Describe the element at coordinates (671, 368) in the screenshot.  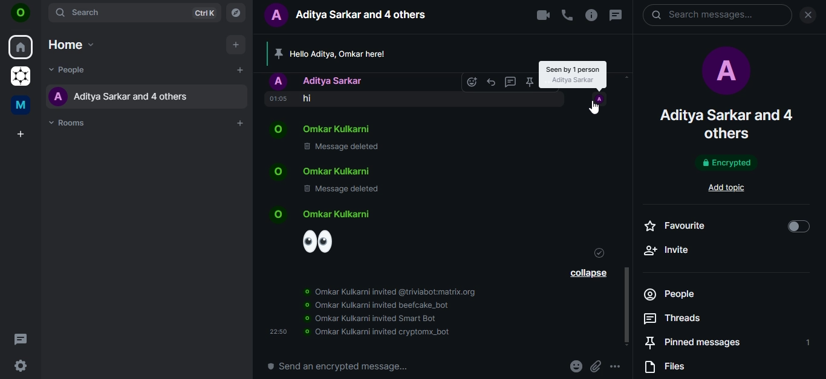
I see `files` at that location.